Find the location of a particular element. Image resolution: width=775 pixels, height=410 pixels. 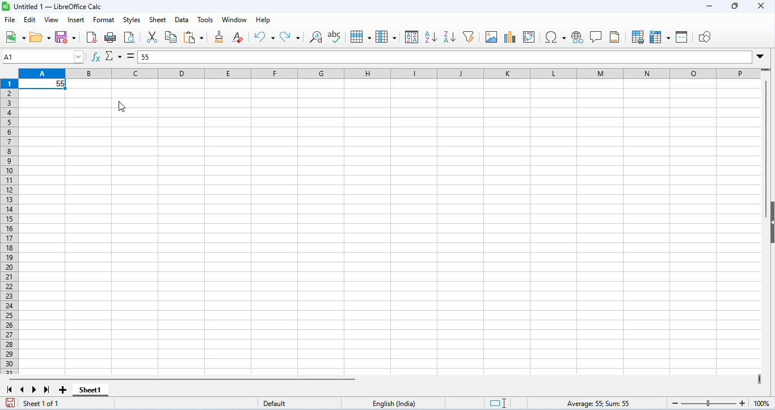

header and footer is located at coordinates (615, 38).